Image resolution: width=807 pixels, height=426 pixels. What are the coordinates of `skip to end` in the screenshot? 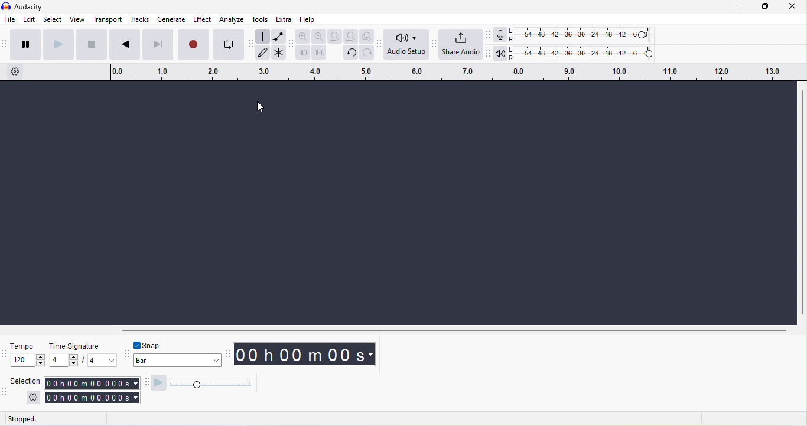 It's located at (158, 44).